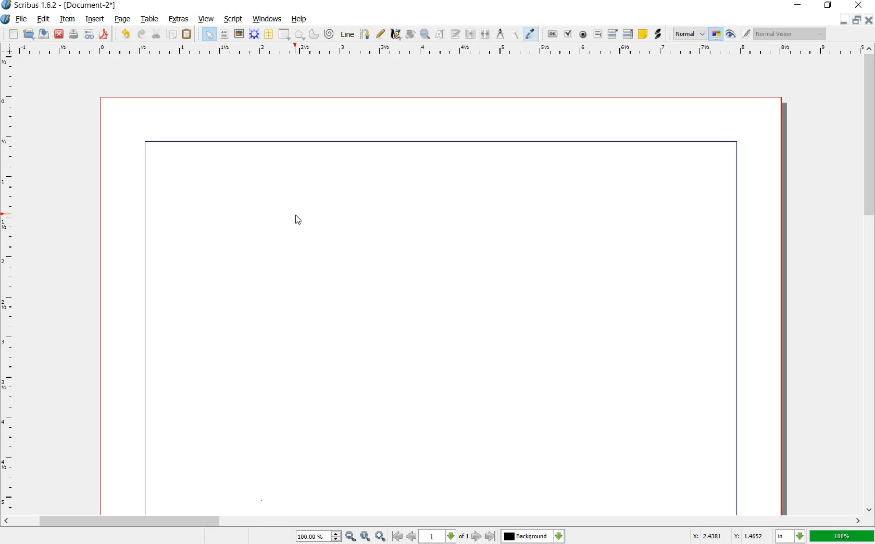  Describe the element at coordinates (397, 536) in the screenshot. I see `go to first page` at that location.